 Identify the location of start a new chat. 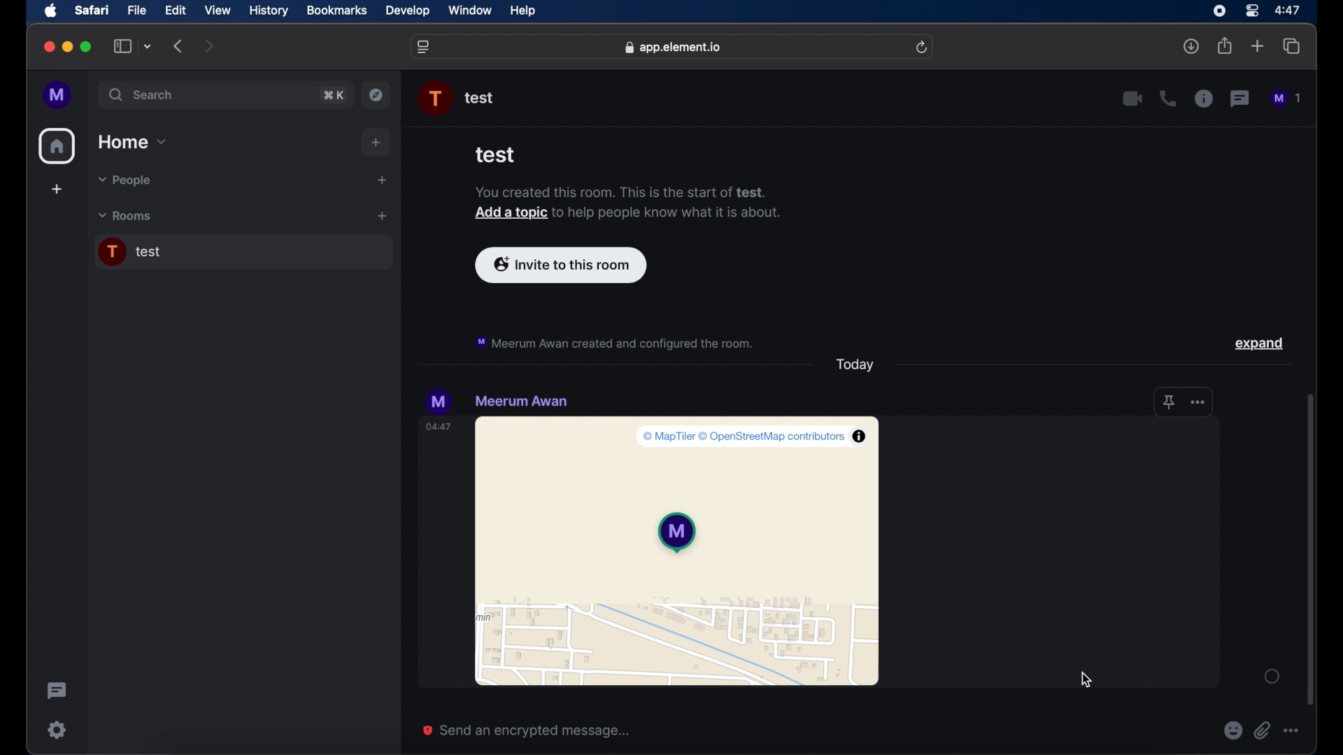
(382, 180).